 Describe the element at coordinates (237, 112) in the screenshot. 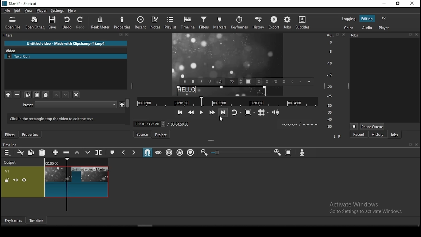

I see `toggle player looping` at that location.